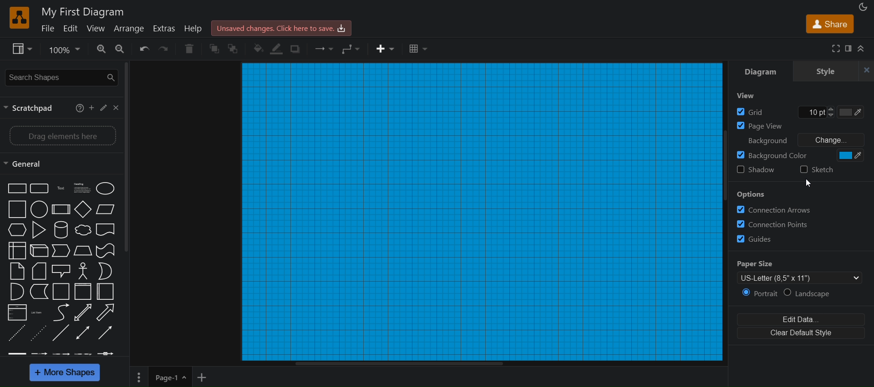 The width and height of the screenshot is (874, 387). Describe the element at coordinates (160, 377) in the screenshot. I see `page 1` at that location.